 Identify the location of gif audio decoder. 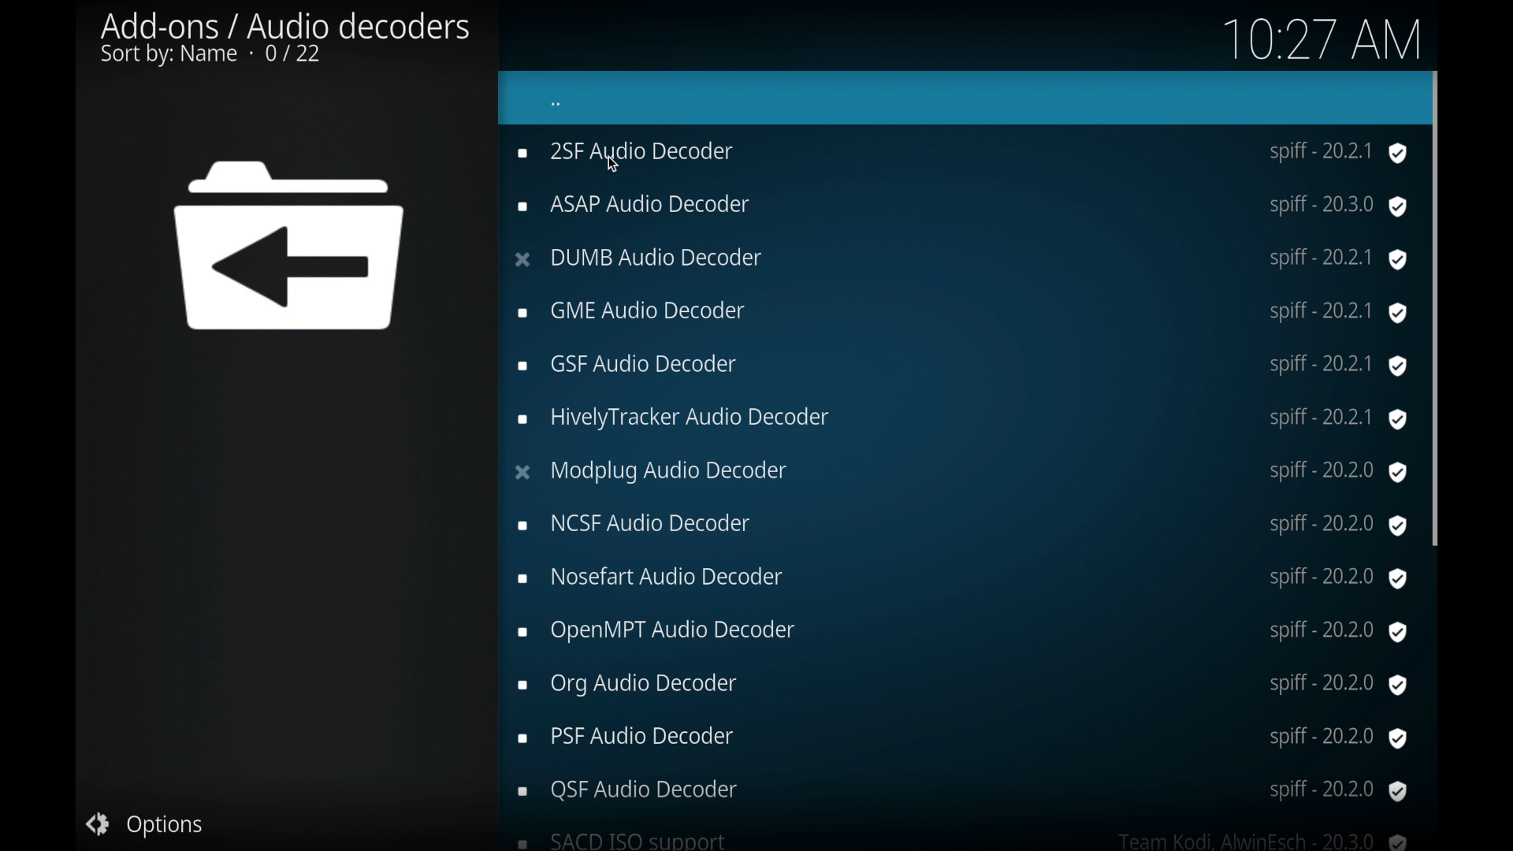
(963, 366).